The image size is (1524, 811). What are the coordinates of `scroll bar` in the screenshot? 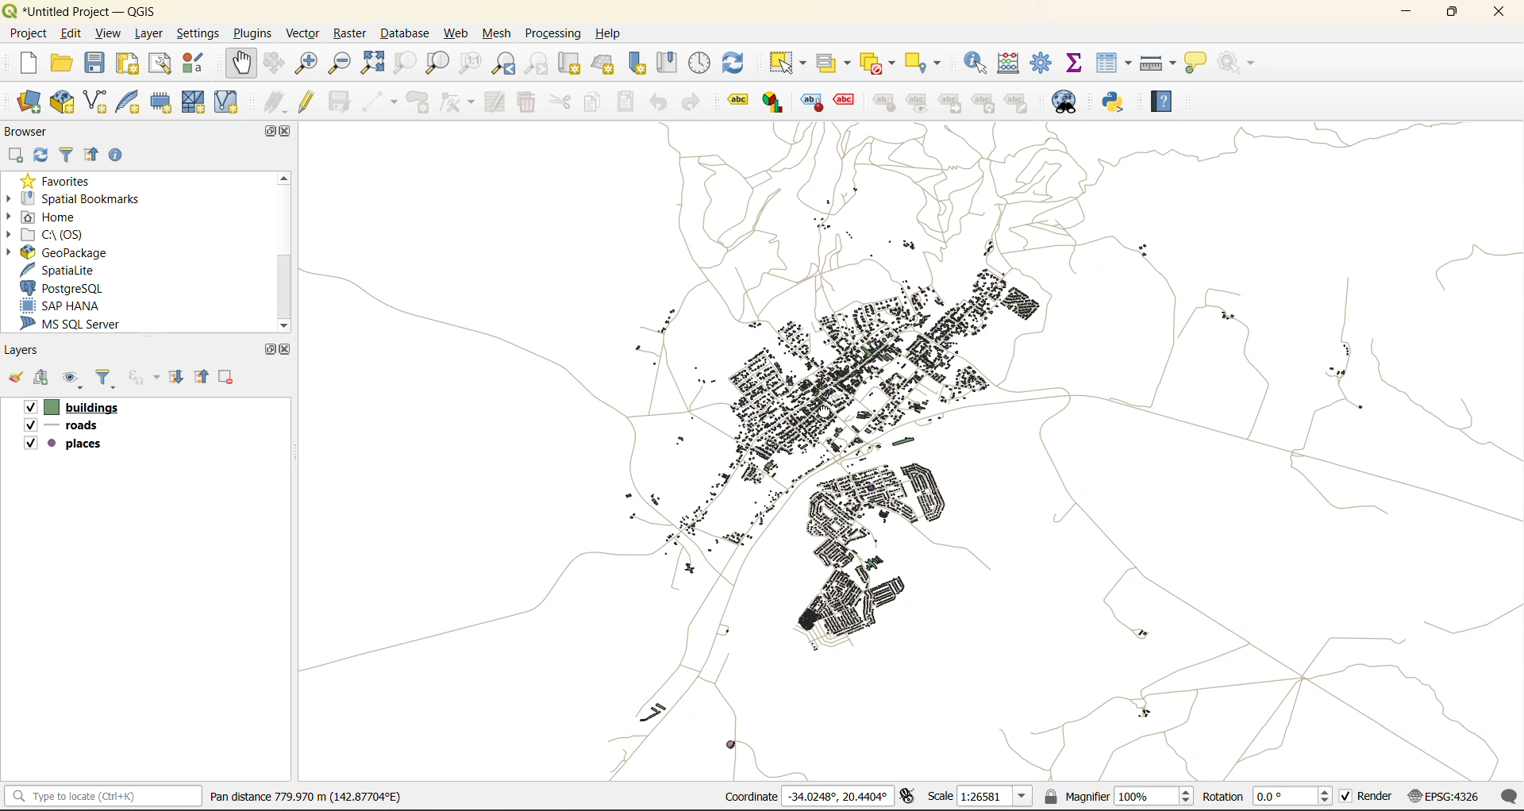 It's located at (285, 252).